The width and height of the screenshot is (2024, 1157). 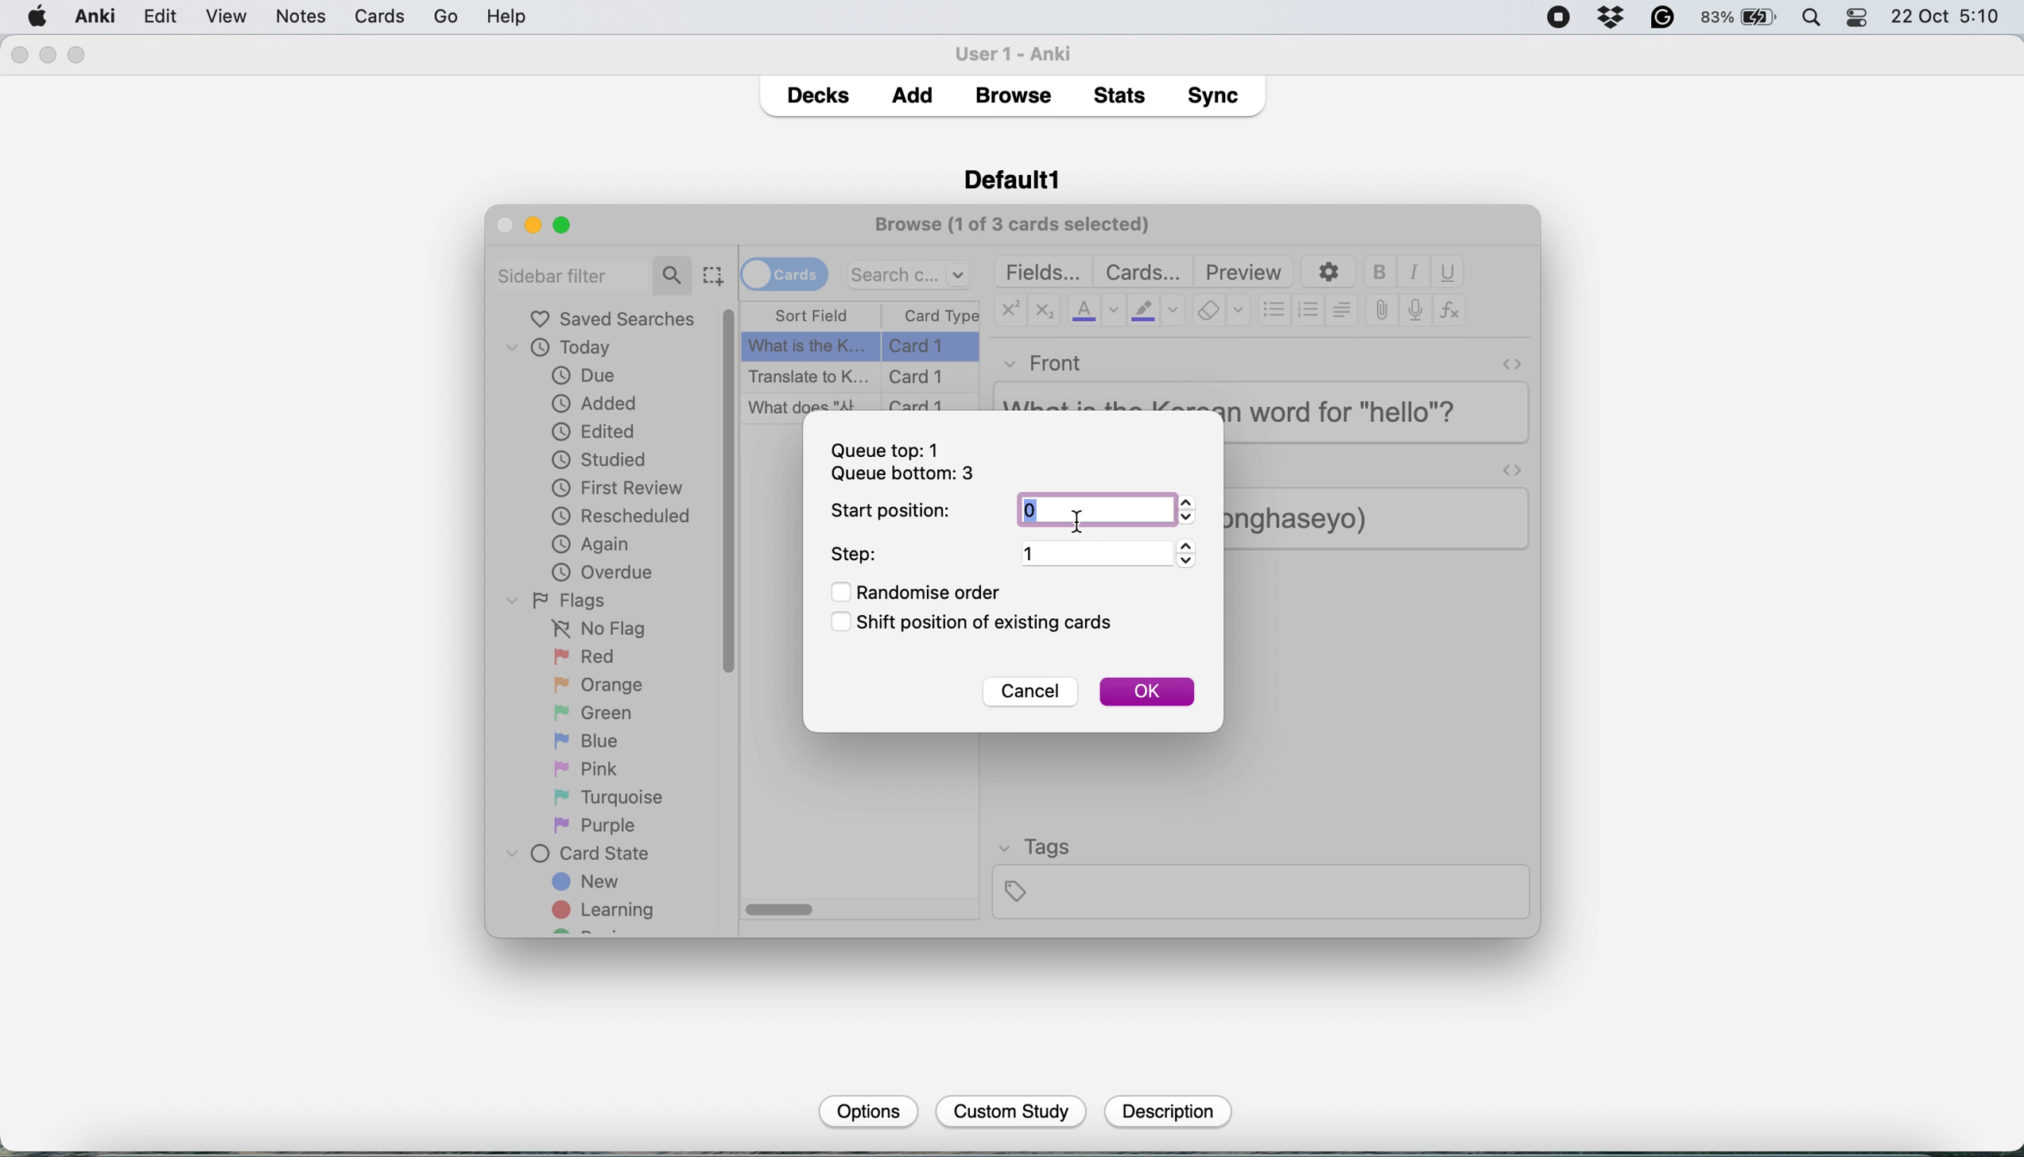 What do you see at coordinates (731, 491) in the screenshot?
I see `side bar vertical scroll bar` at bounding box center [731, 491].